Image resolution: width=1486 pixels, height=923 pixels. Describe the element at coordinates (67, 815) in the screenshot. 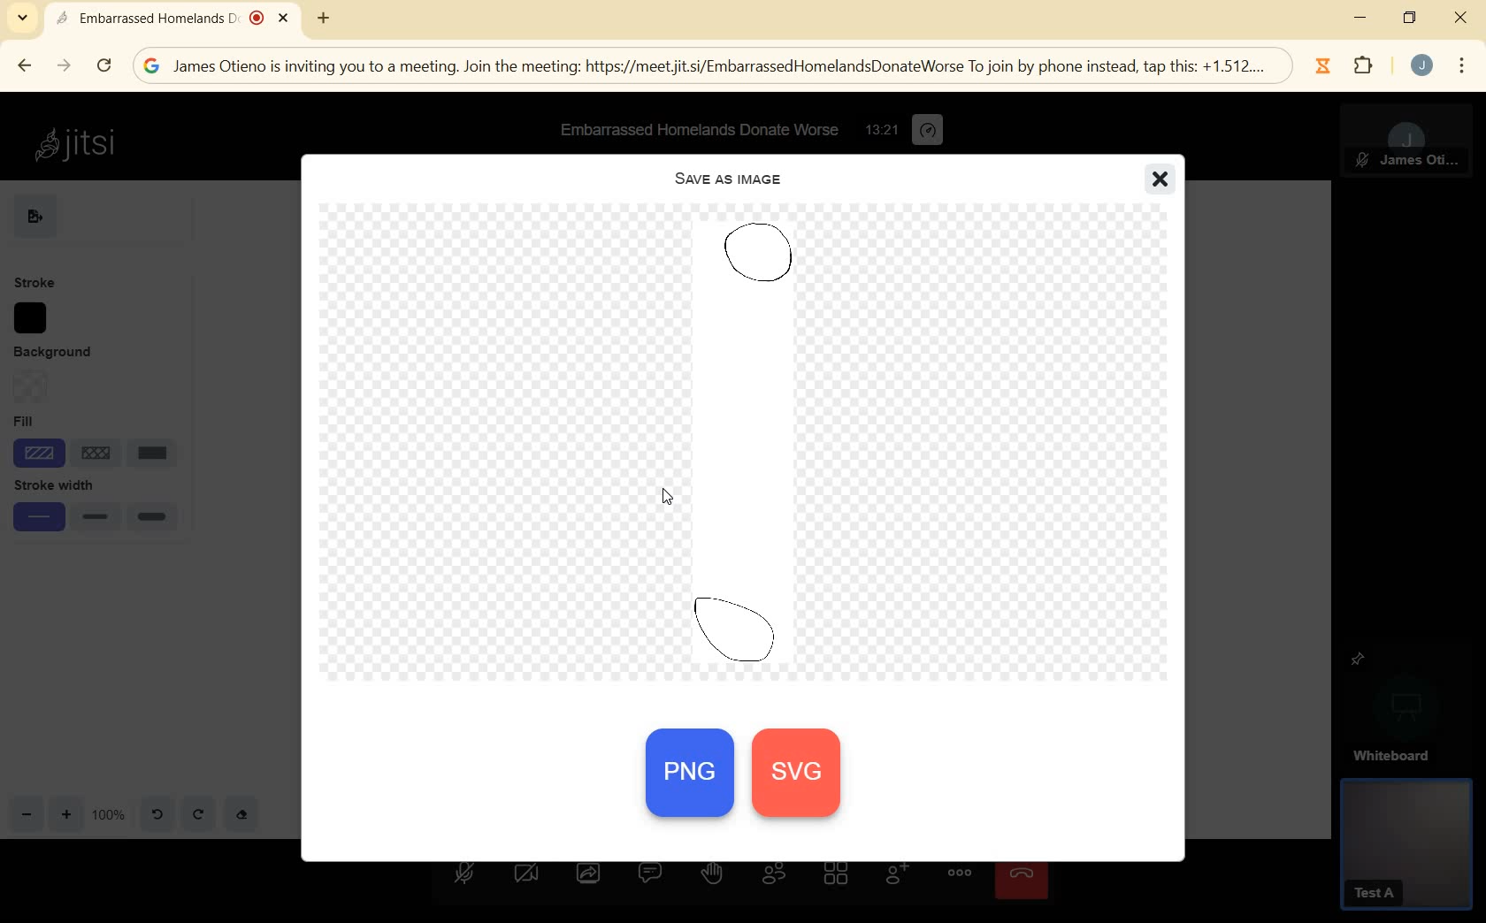

I see `zoom in` at that location.